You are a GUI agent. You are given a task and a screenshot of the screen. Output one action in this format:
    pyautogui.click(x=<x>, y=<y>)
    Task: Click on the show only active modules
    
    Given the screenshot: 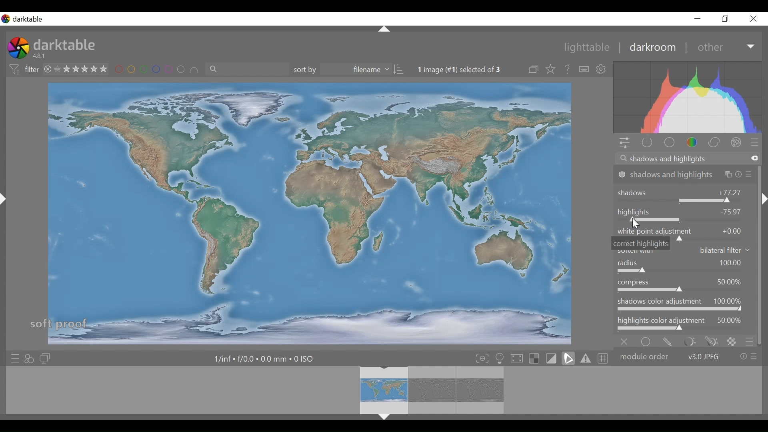 What is the action you would take?
    pyautogui.click(x=647, y=143)
    